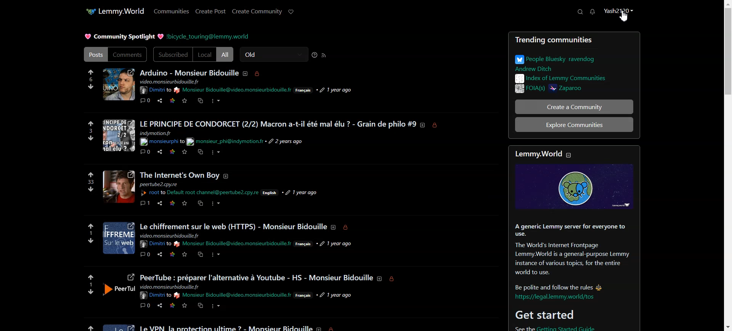 Image resolution: width=732 pixels, height=331 pixels. I want to click on about, so click(229, 176).